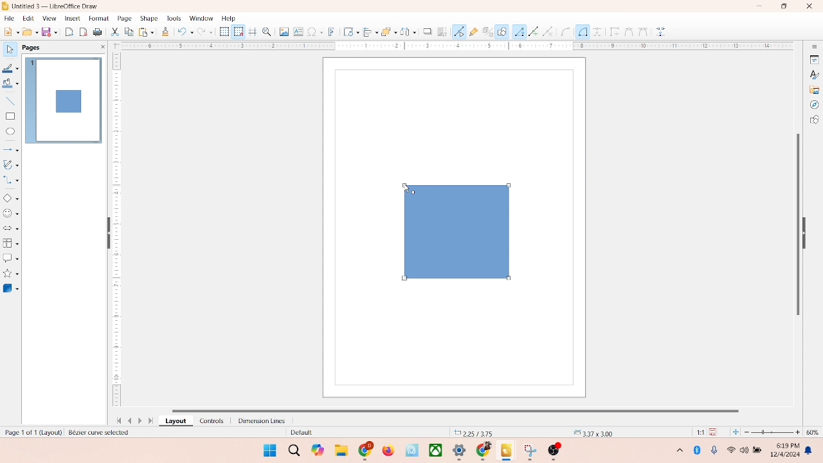 This screenshot has height=463, width=823. What do you see at coordinates (735, 432) in the screenshot?
I see `fit to current window` at bounding box center [735, 432].